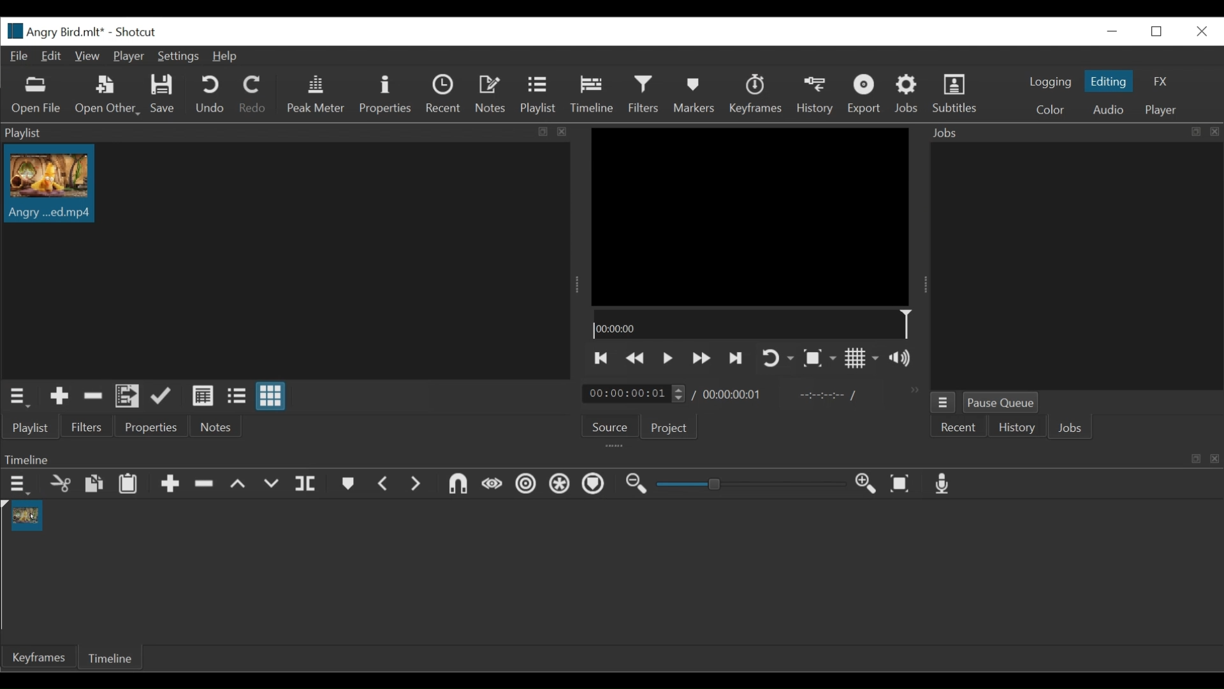 The height and width of the screenshot is (689, 1224). I want to click on Toggle Zoom, so click(818, 359).